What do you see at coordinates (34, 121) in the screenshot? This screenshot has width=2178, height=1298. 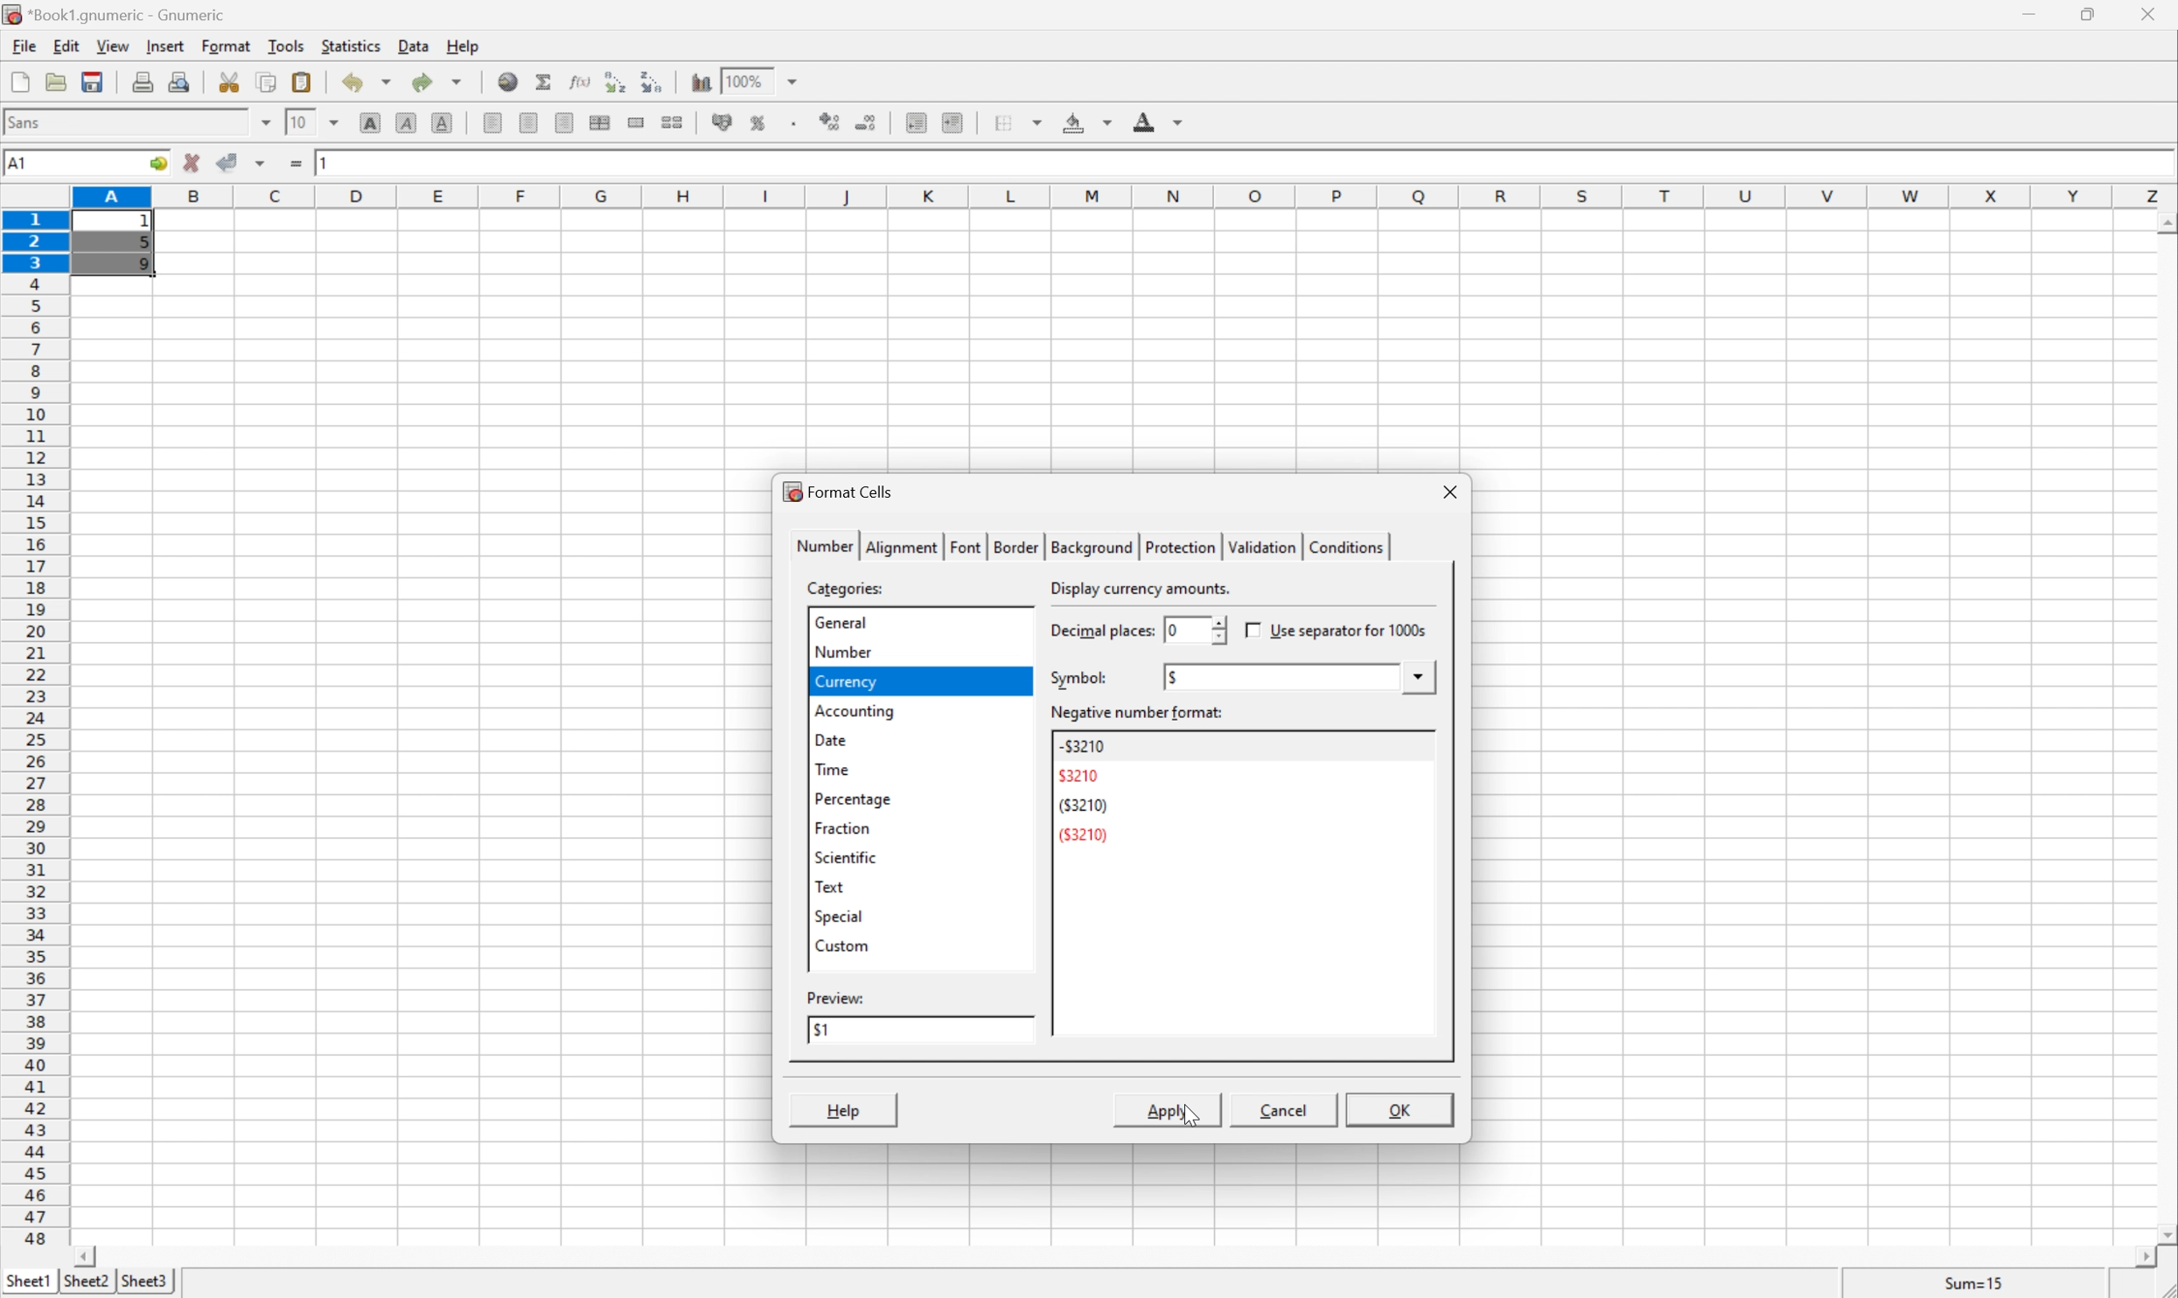 I see `font` at bounding box center [34, 121].